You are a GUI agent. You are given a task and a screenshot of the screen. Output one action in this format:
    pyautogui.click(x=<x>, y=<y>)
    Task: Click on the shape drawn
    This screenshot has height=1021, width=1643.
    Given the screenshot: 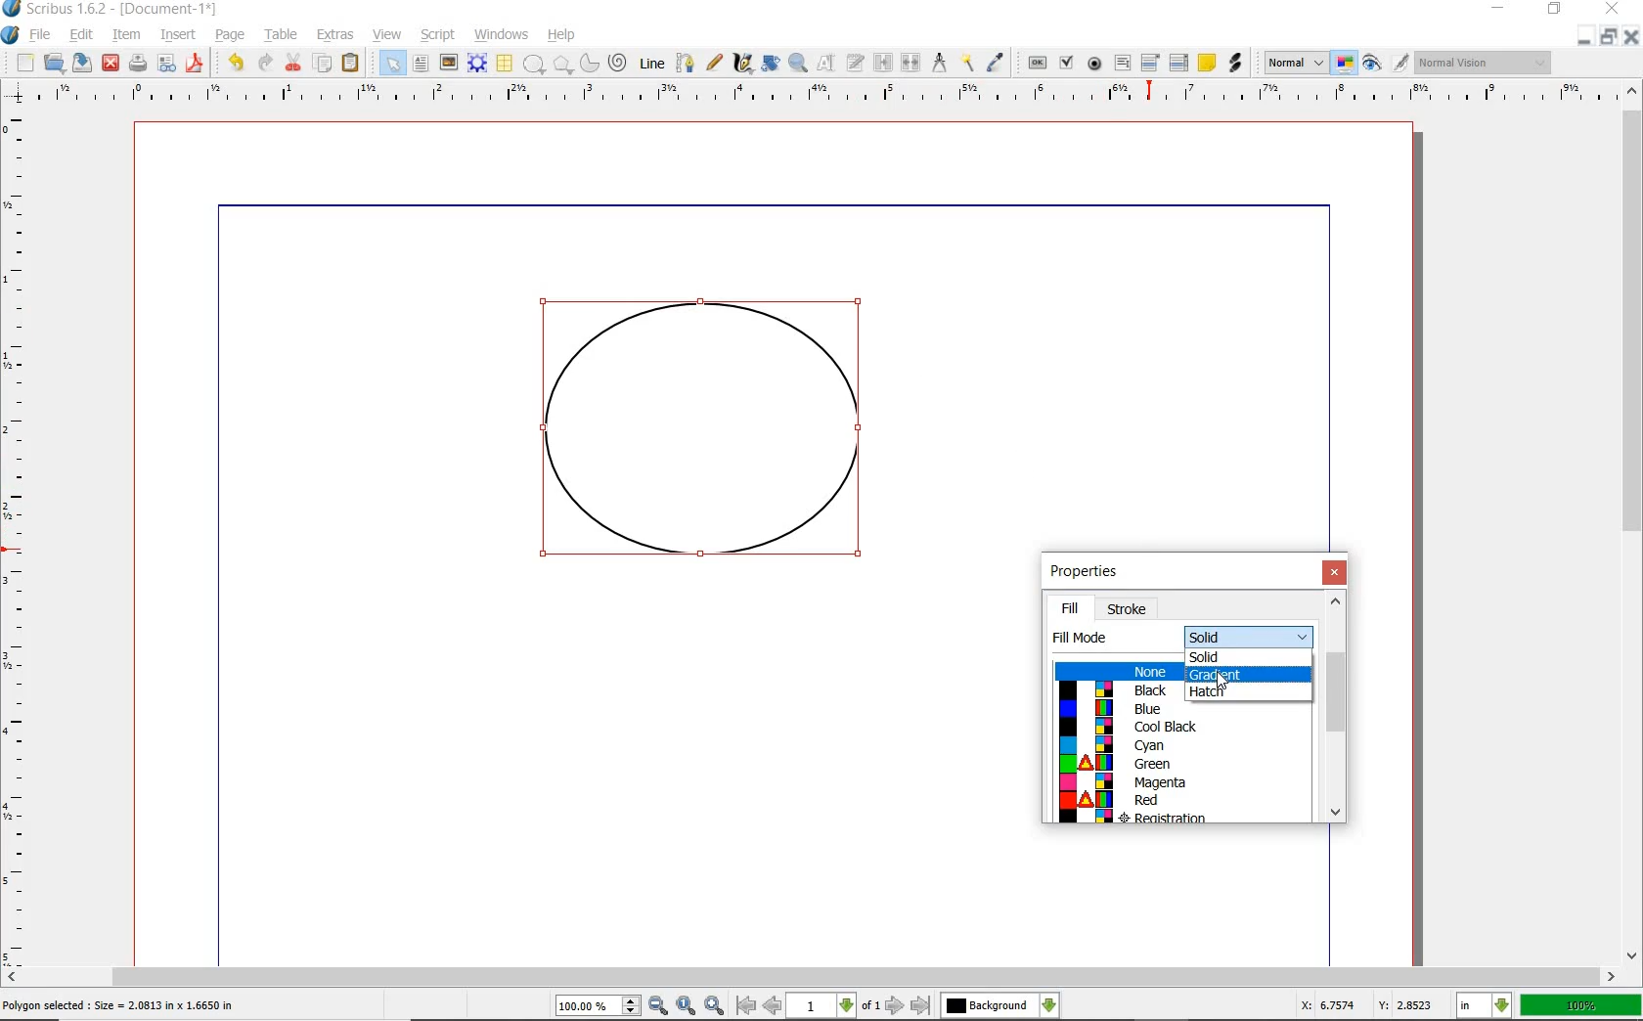 What is the action you would take?
    pyautogui.click(x=705, y=440)
    